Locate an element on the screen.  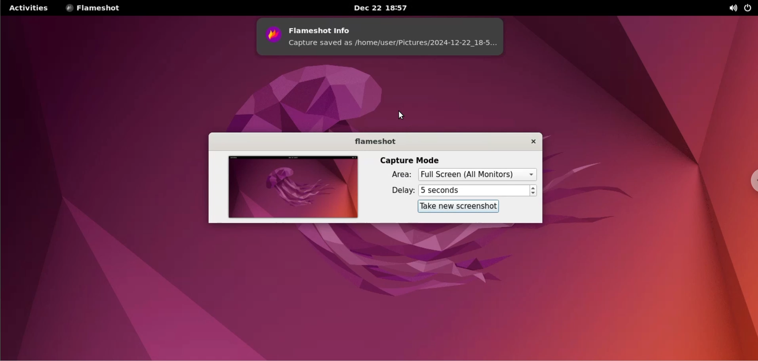
flameshot info is located at coordinates (396, 27).